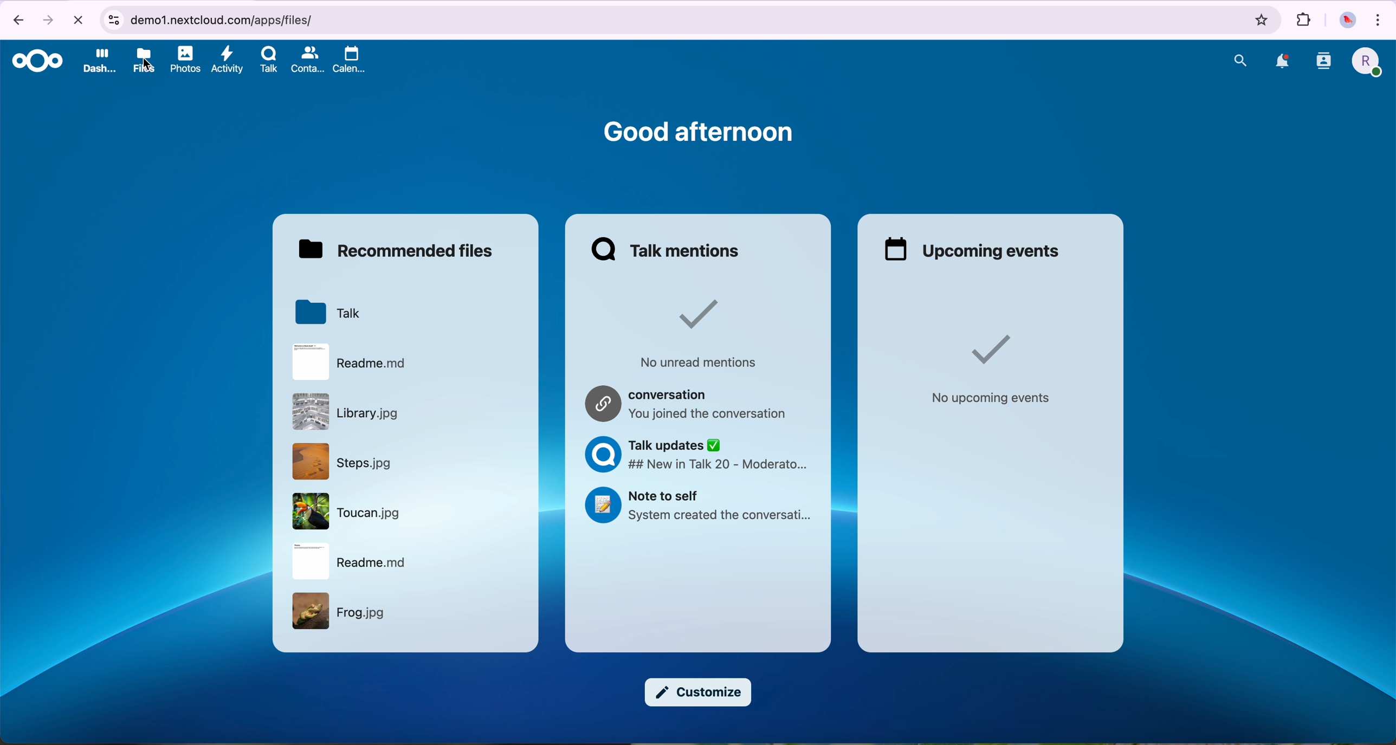 The height and width of the screenshot is (745, 1396). I want to click on photos, so click(186, 61).